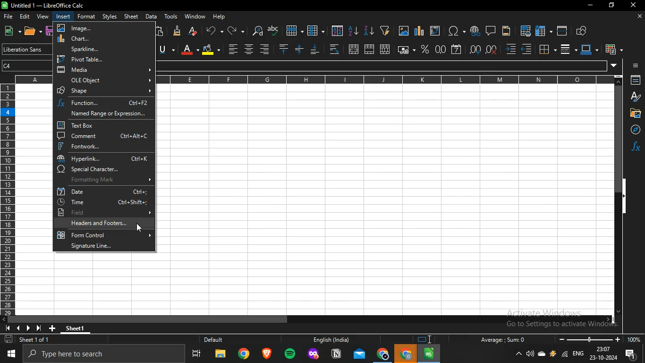 Image resolution: width=645 pixels, height=363 pixels. What do you see at coordinates (611, 6) in the screenshot?
I see `restore down` at bounding box center [611, 6].